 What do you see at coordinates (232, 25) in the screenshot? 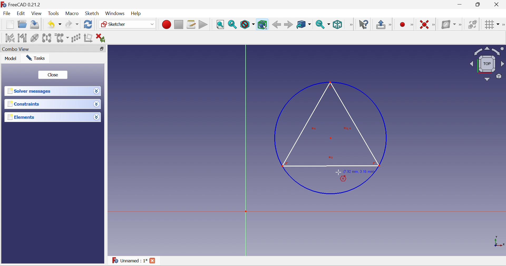
I see `Fit selection` at bounding box center [232, 25].